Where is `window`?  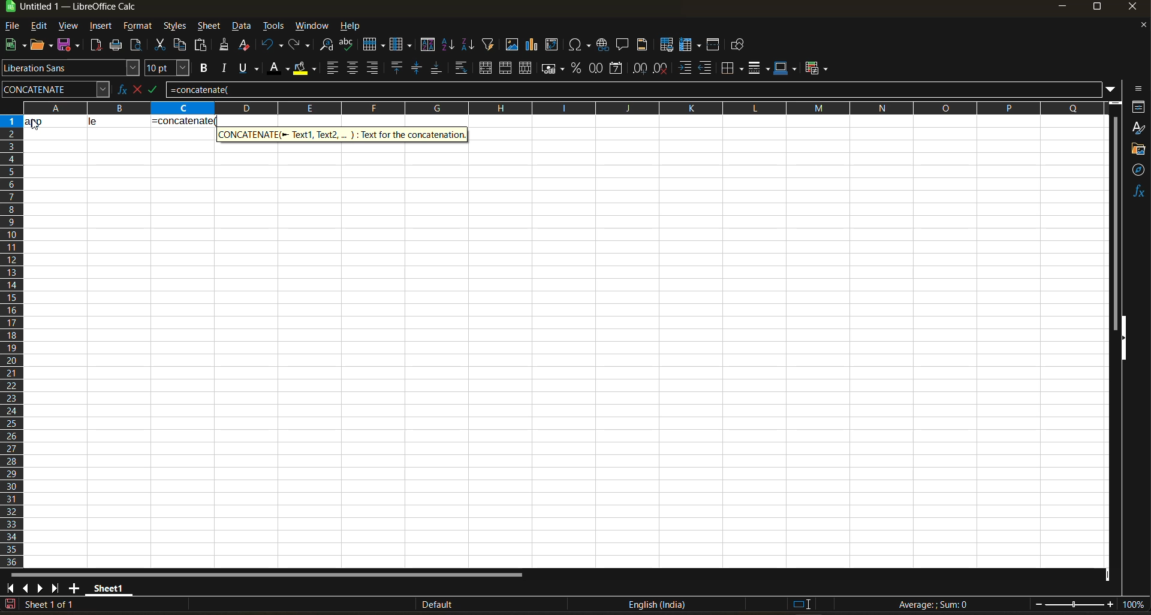 window is located at coordinates (313, 26).